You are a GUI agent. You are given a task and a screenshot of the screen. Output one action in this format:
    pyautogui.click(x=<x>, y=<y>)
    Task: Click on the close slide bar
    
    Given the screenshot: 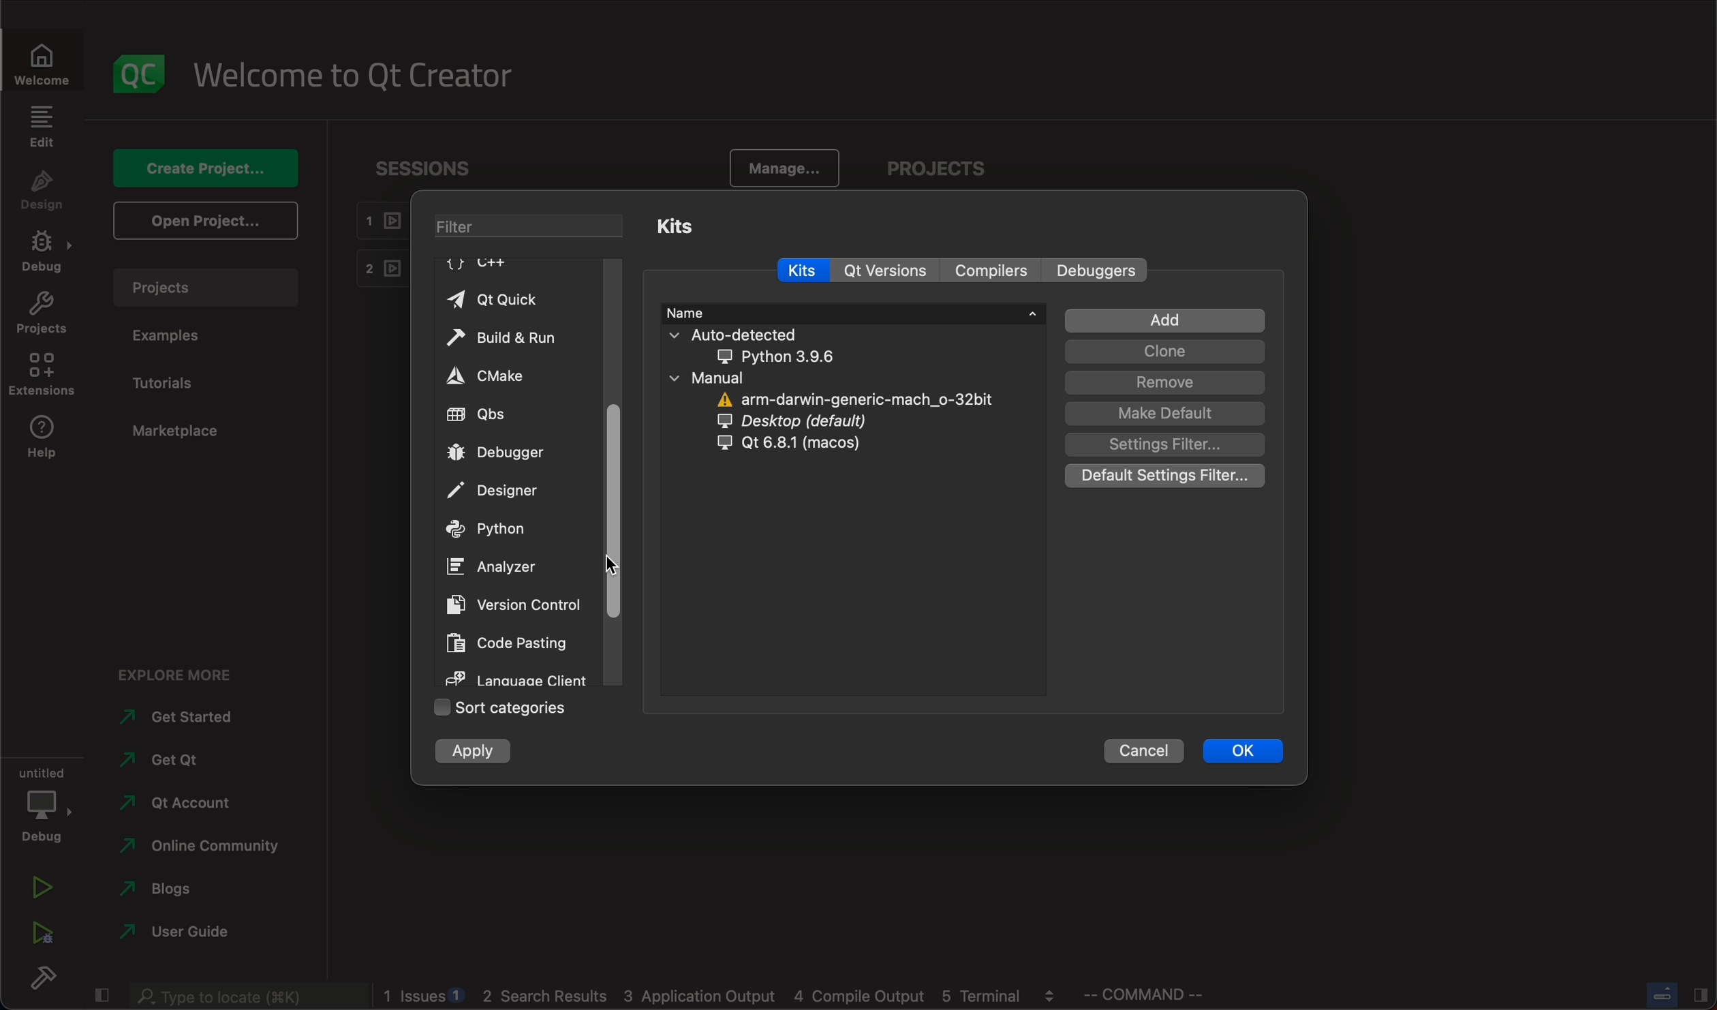 What is the action you would take?
    pyautogui.click(x=101, y=994)
    